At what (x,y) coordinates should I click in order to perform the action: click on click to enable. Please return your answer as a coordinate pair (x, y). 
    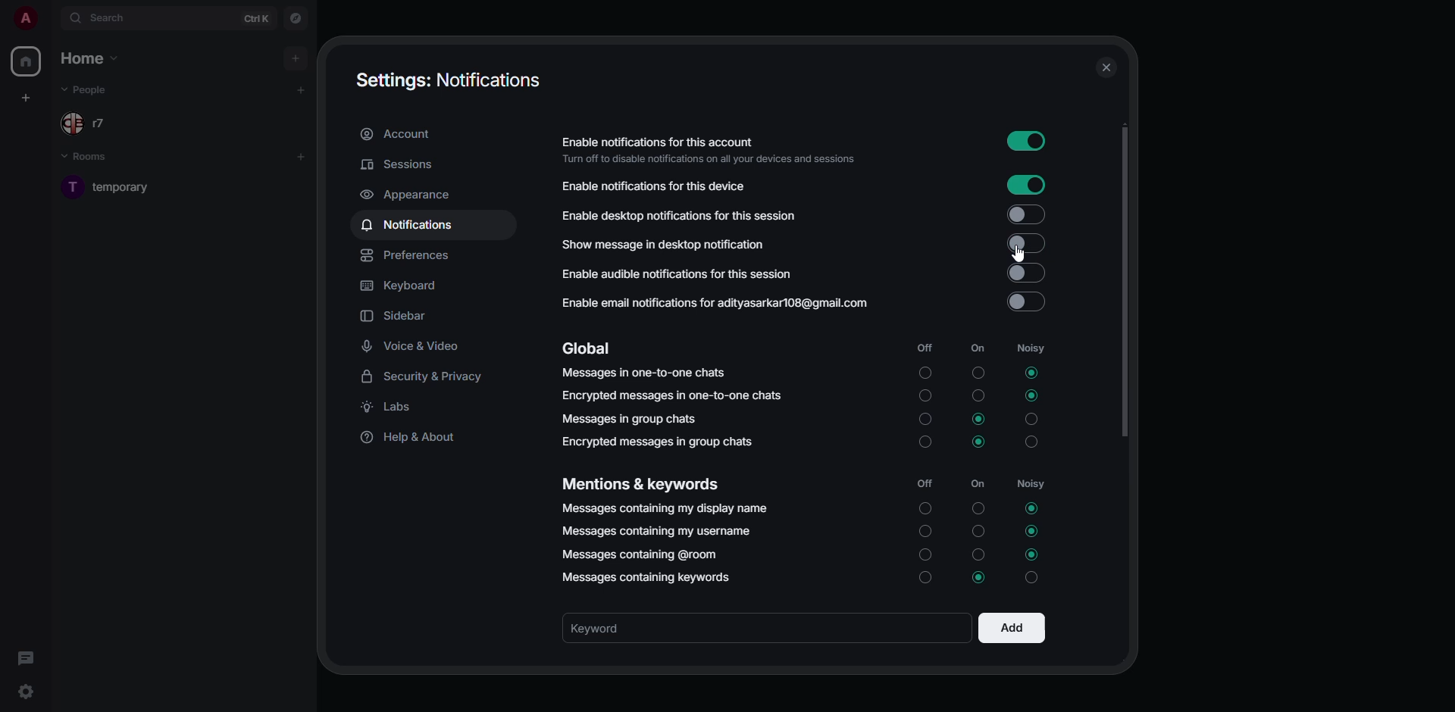
    Looking at the image, I should click on (1025, 214).